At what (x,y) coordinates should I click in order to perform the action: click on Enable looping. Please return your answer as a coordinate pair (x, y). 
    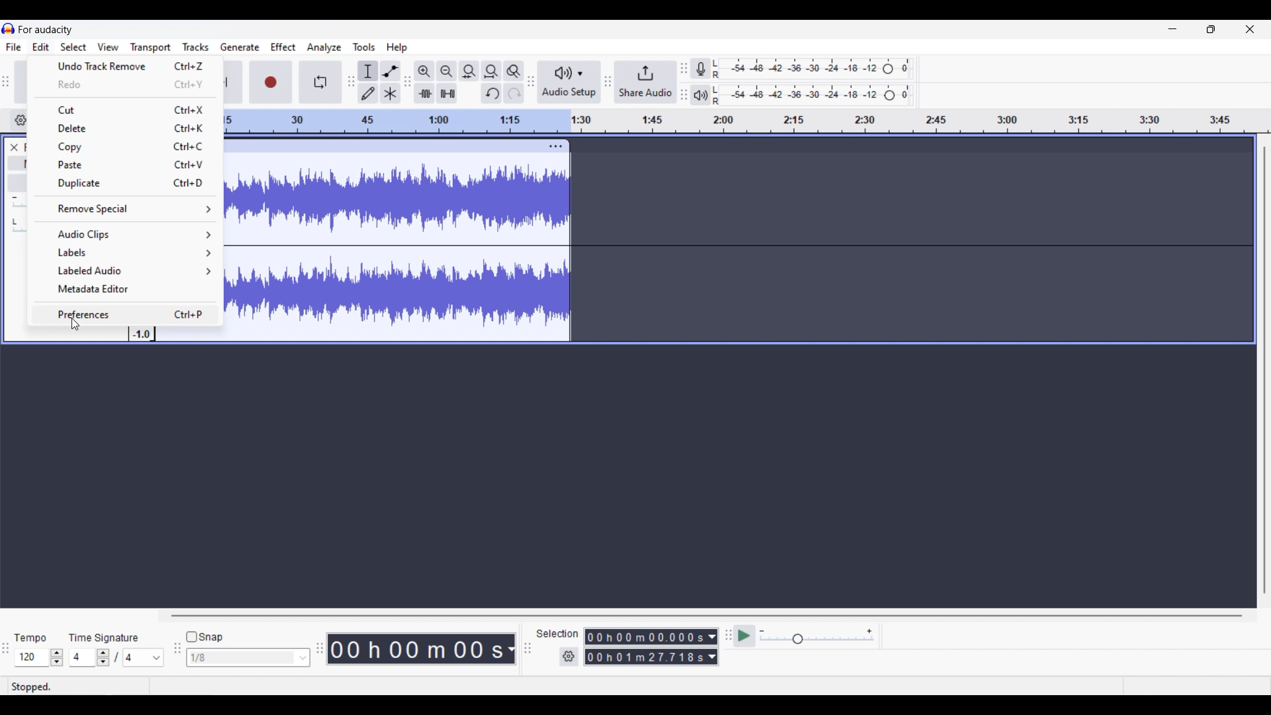
    Looking at the image, I should click on (320, 82).